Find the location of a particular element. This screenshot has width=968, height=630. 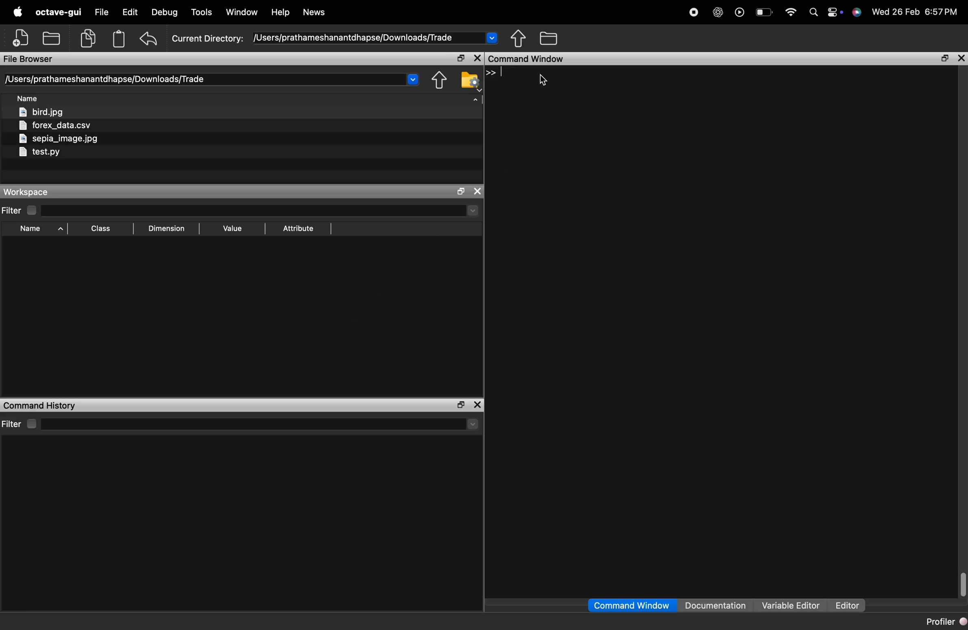

sory by name is located at coordinates (43, 229).